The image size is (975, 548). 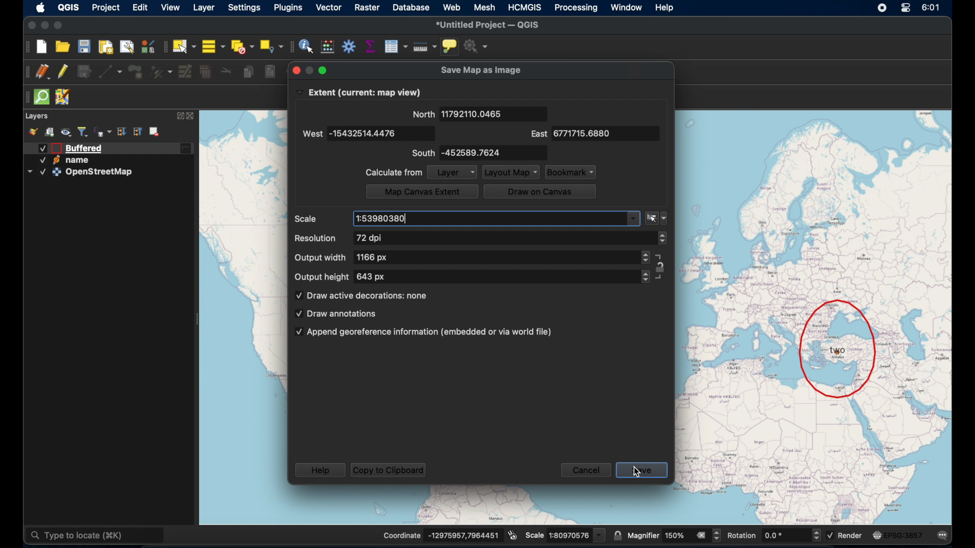 I want to click on selection toolbar, so click(x=163, y=46).